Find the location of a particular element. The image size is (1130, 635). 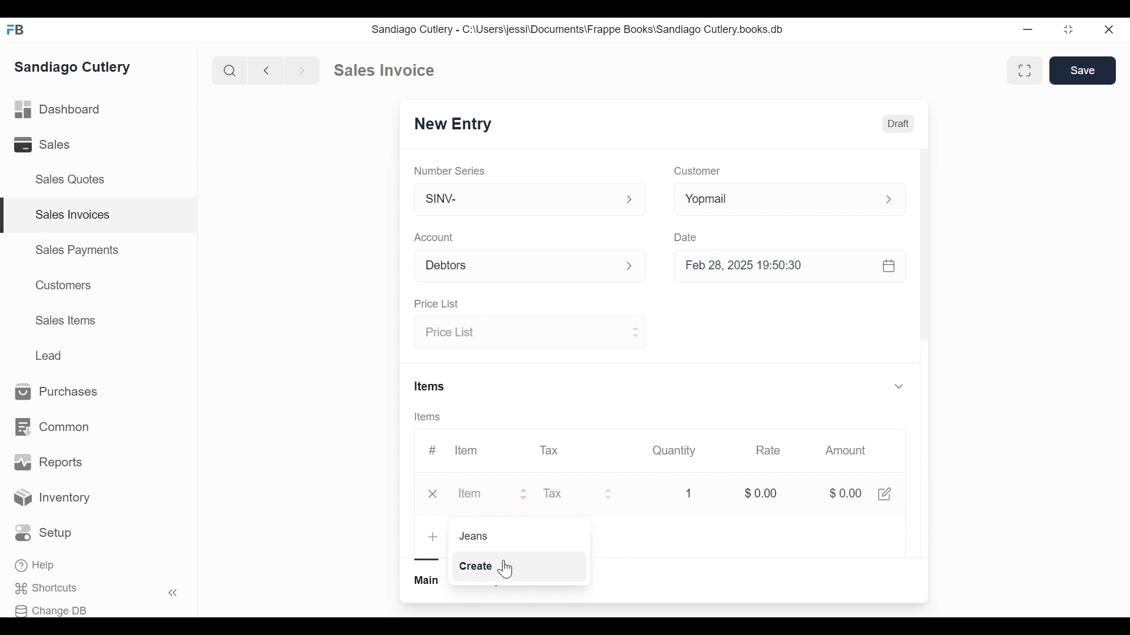

Item is located at coordinates (467, 450).